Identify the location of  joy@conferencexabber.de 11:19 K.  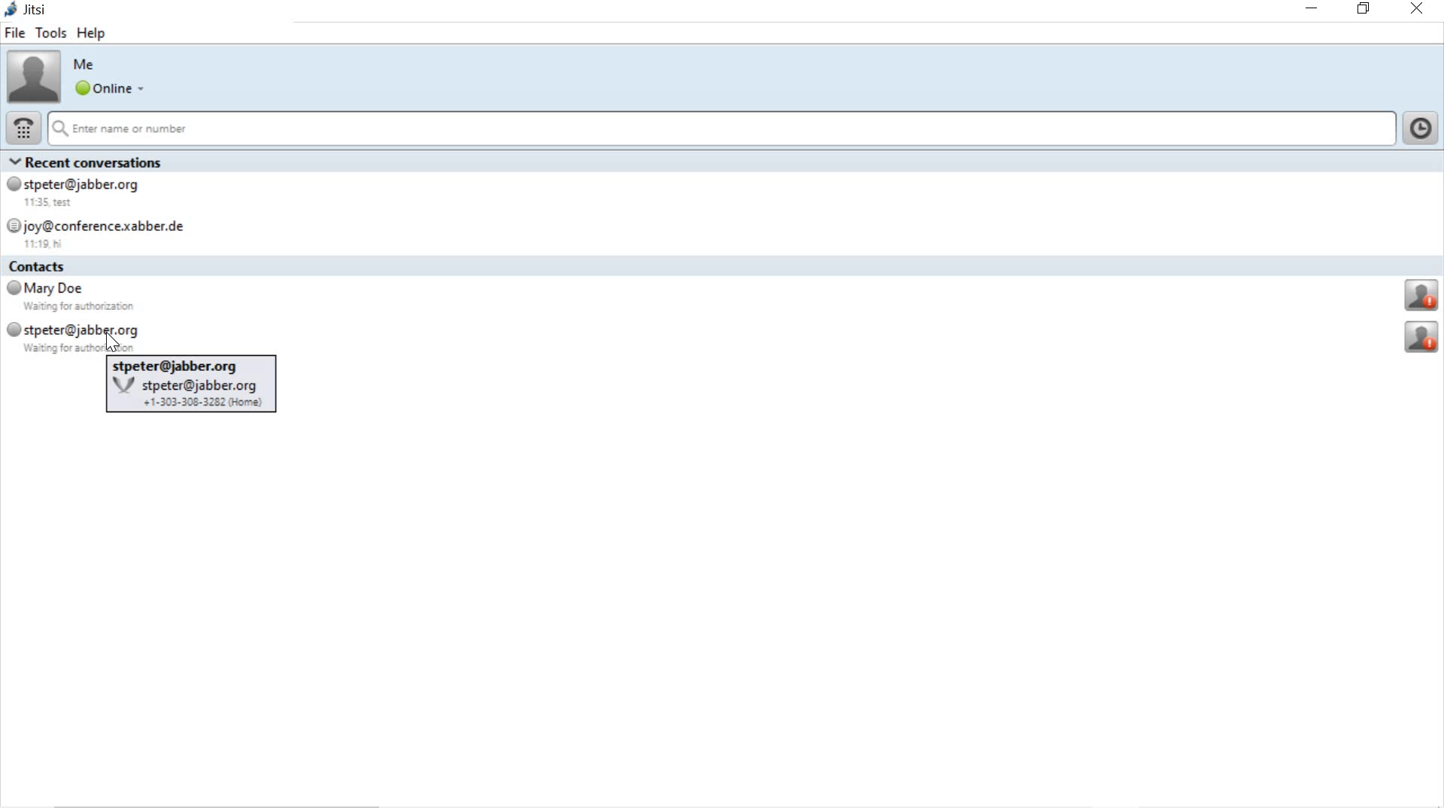
(109, 232).